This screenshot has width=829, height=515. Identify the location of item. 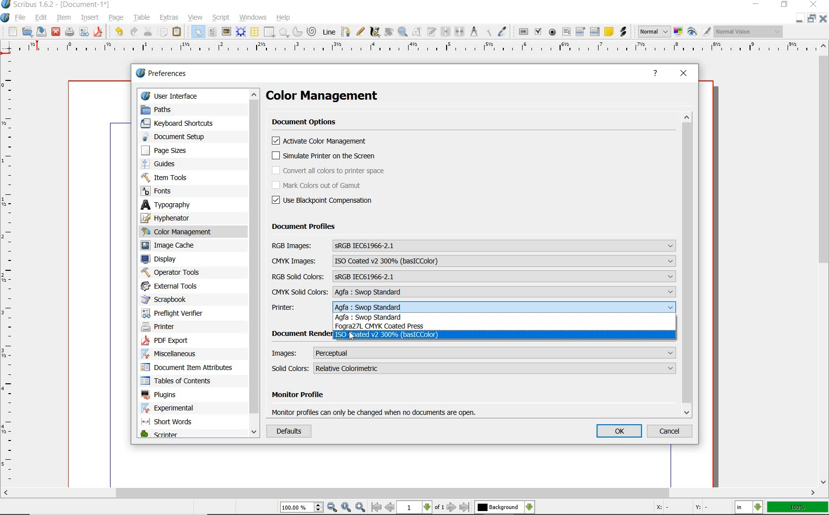
(64, 17).